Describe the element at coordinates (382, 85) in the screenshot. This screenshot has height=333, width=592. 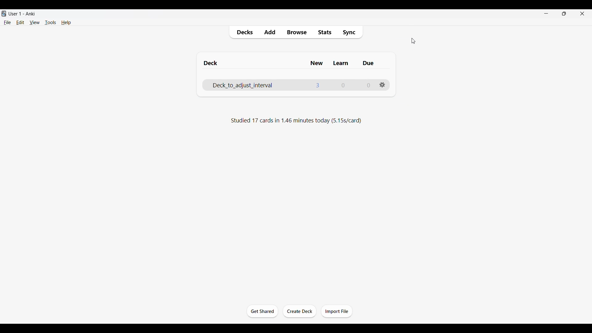
I see `Settings` at that location.